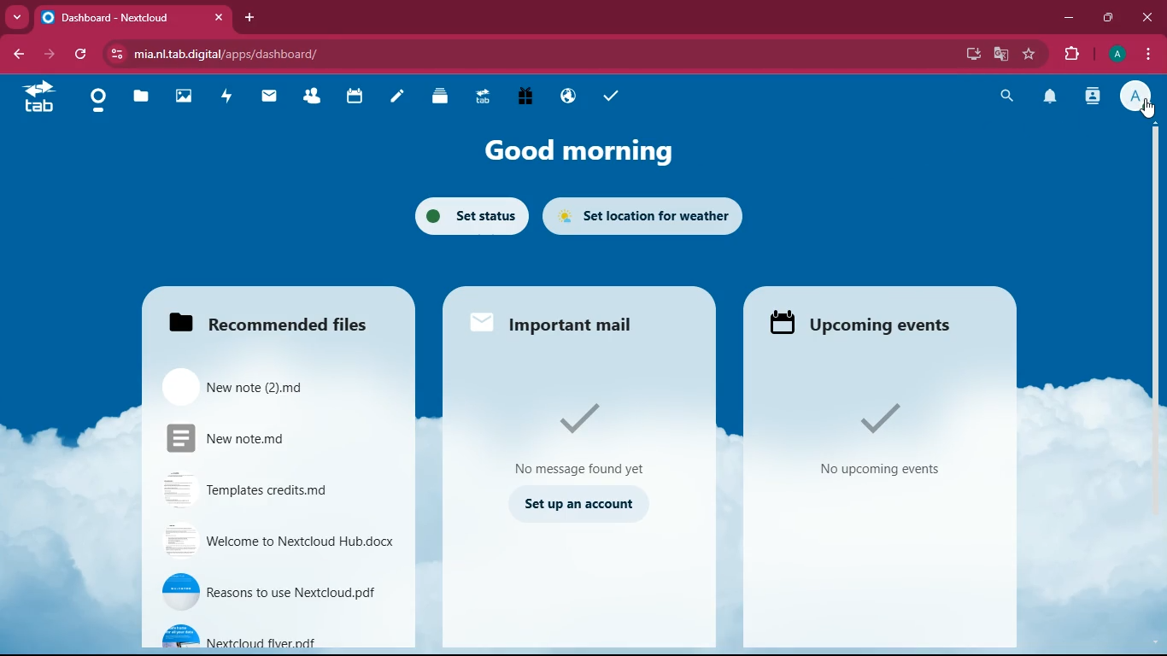 The image size is (1167, 656). I want to click on google translate, so click(1000, 55).